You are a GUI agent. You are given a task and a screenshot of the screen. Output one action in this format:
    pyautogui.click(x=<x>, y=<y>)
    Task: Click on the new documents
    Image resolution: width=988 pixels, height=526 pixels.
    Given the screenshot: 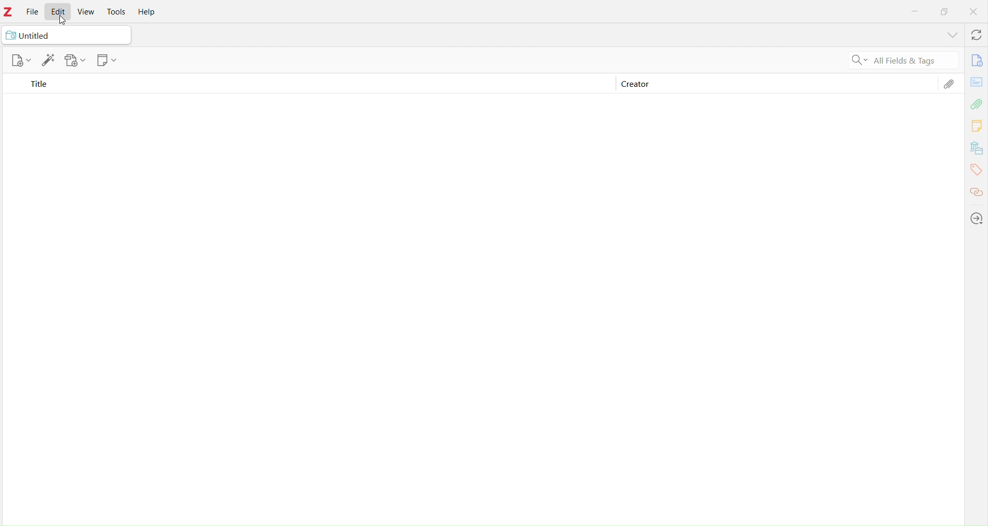 What is the action you would take?
    pyautogui.click(x=20, y=60)
    